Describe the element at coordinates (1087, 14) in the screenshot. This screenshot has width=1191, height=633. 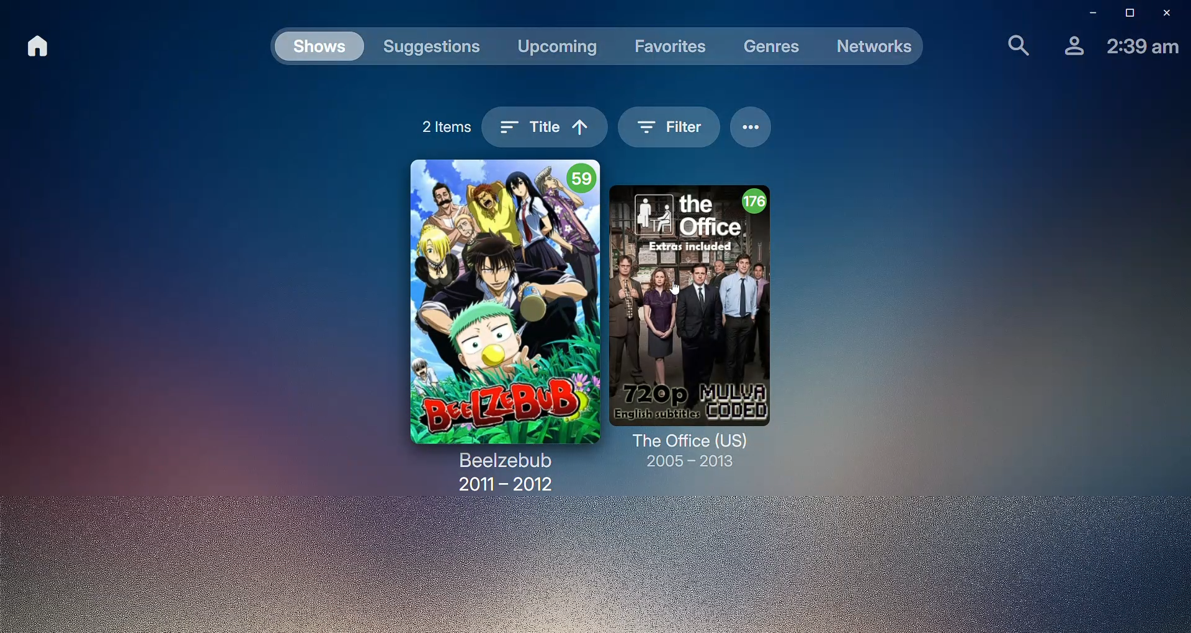
I see `Minimize` at that location.